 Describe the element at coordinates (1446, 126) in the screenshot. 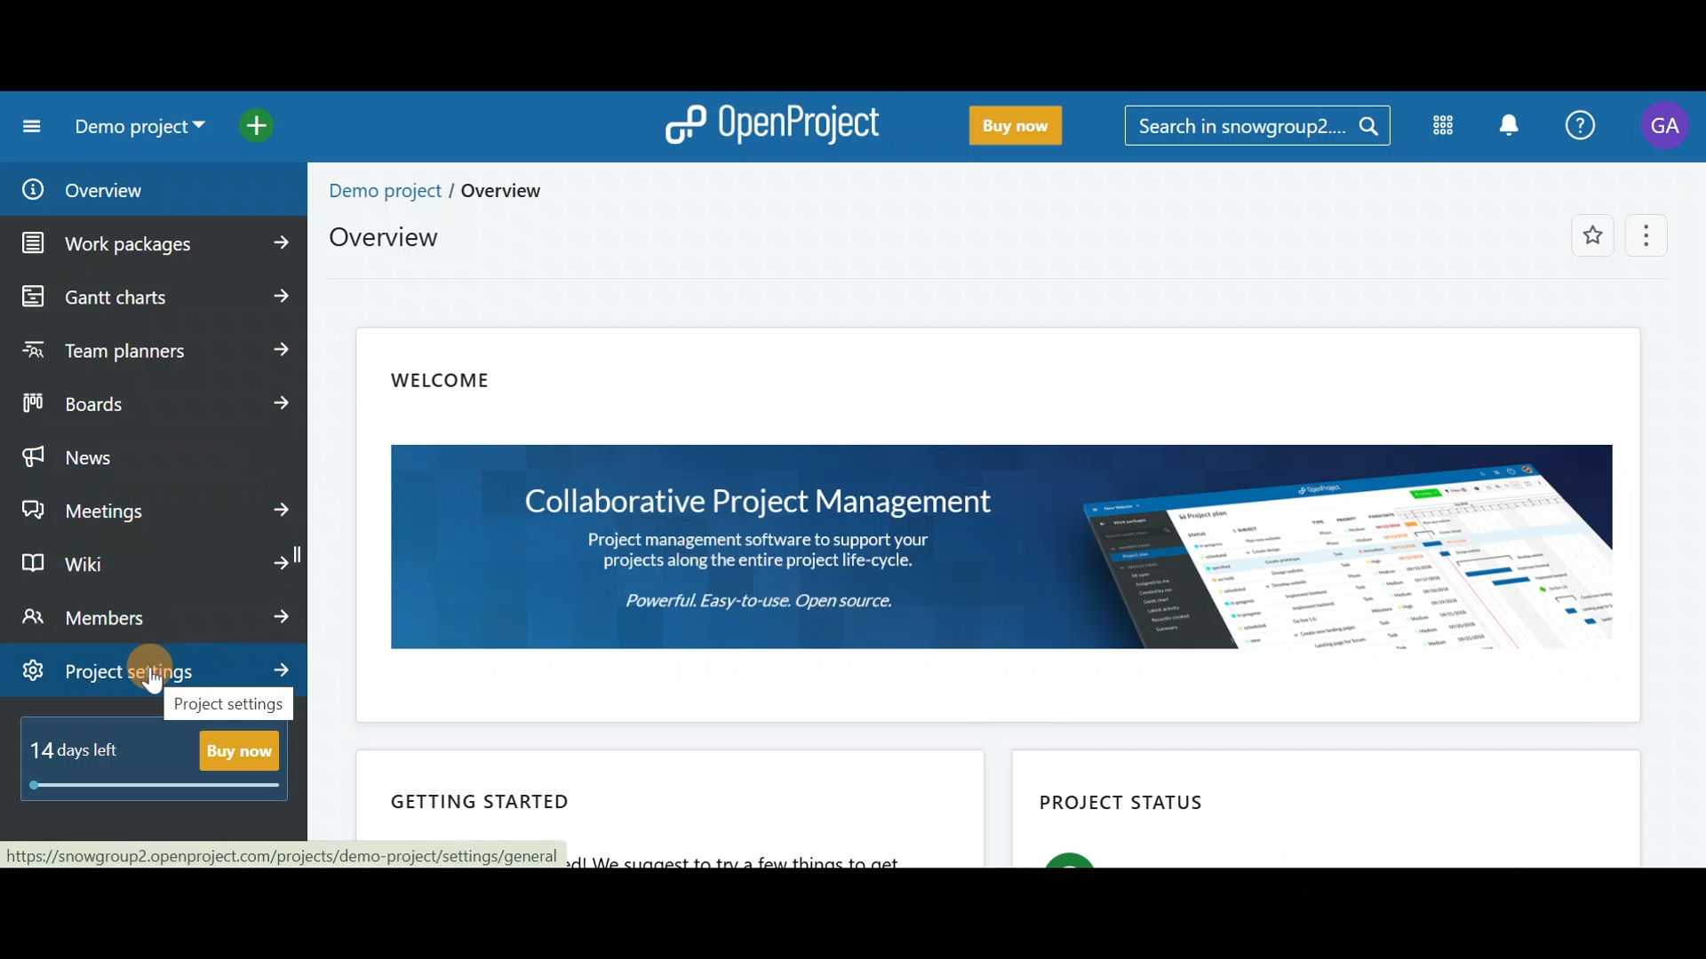

I see `Modules` at that location.